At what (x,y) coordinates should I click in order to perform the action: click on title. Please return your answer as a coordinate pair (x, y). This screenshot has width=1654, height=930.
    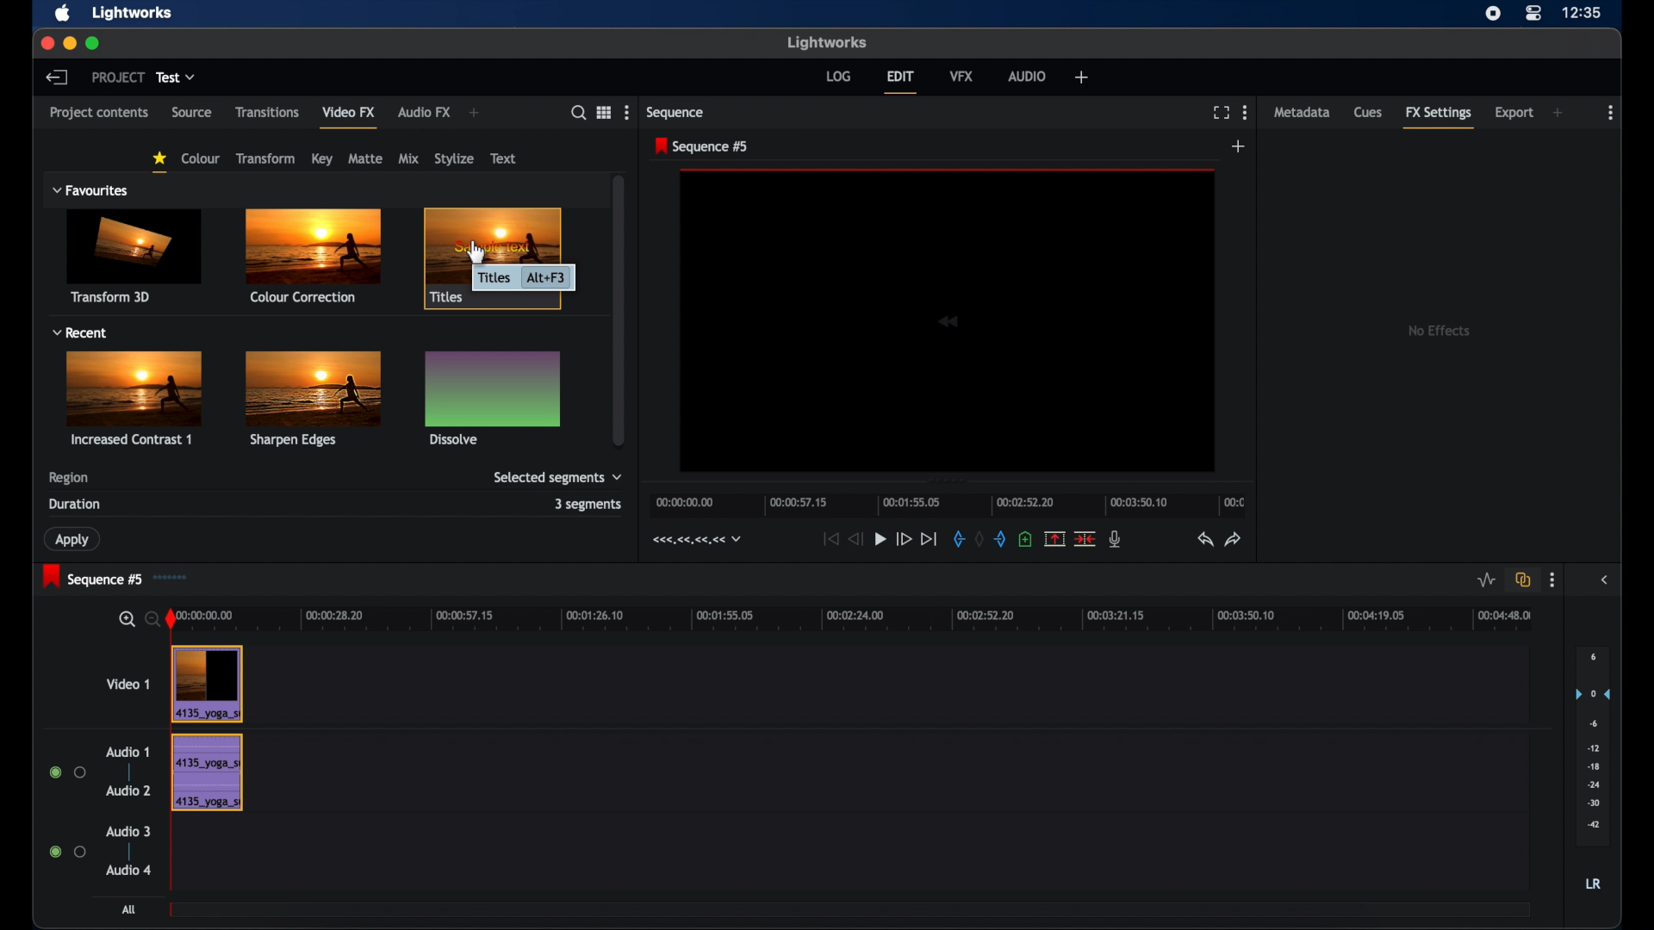
    Looking at the image, I should click on (498, 260).